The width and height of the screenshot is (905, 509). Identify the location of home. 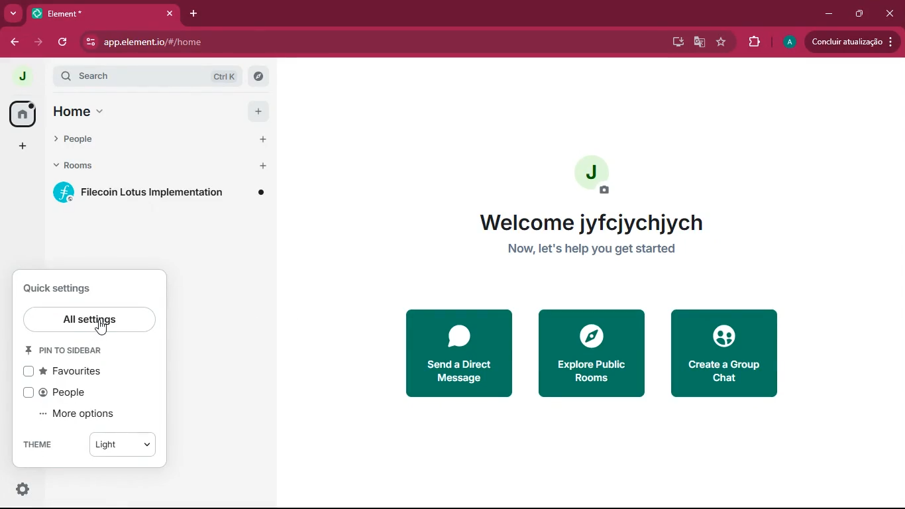
(137, 111).